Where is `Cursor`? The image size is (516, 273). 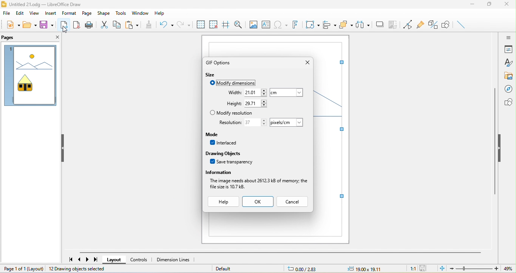
Cursor is located at coordinates (65, 30).